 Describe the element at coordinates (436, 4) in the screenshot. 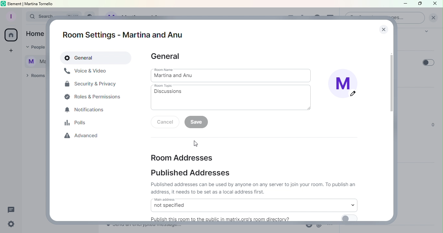

I see `Close` at that location.